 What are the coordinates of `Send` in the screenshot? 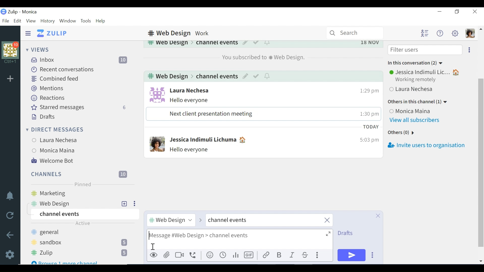 It's located at (352, 255).